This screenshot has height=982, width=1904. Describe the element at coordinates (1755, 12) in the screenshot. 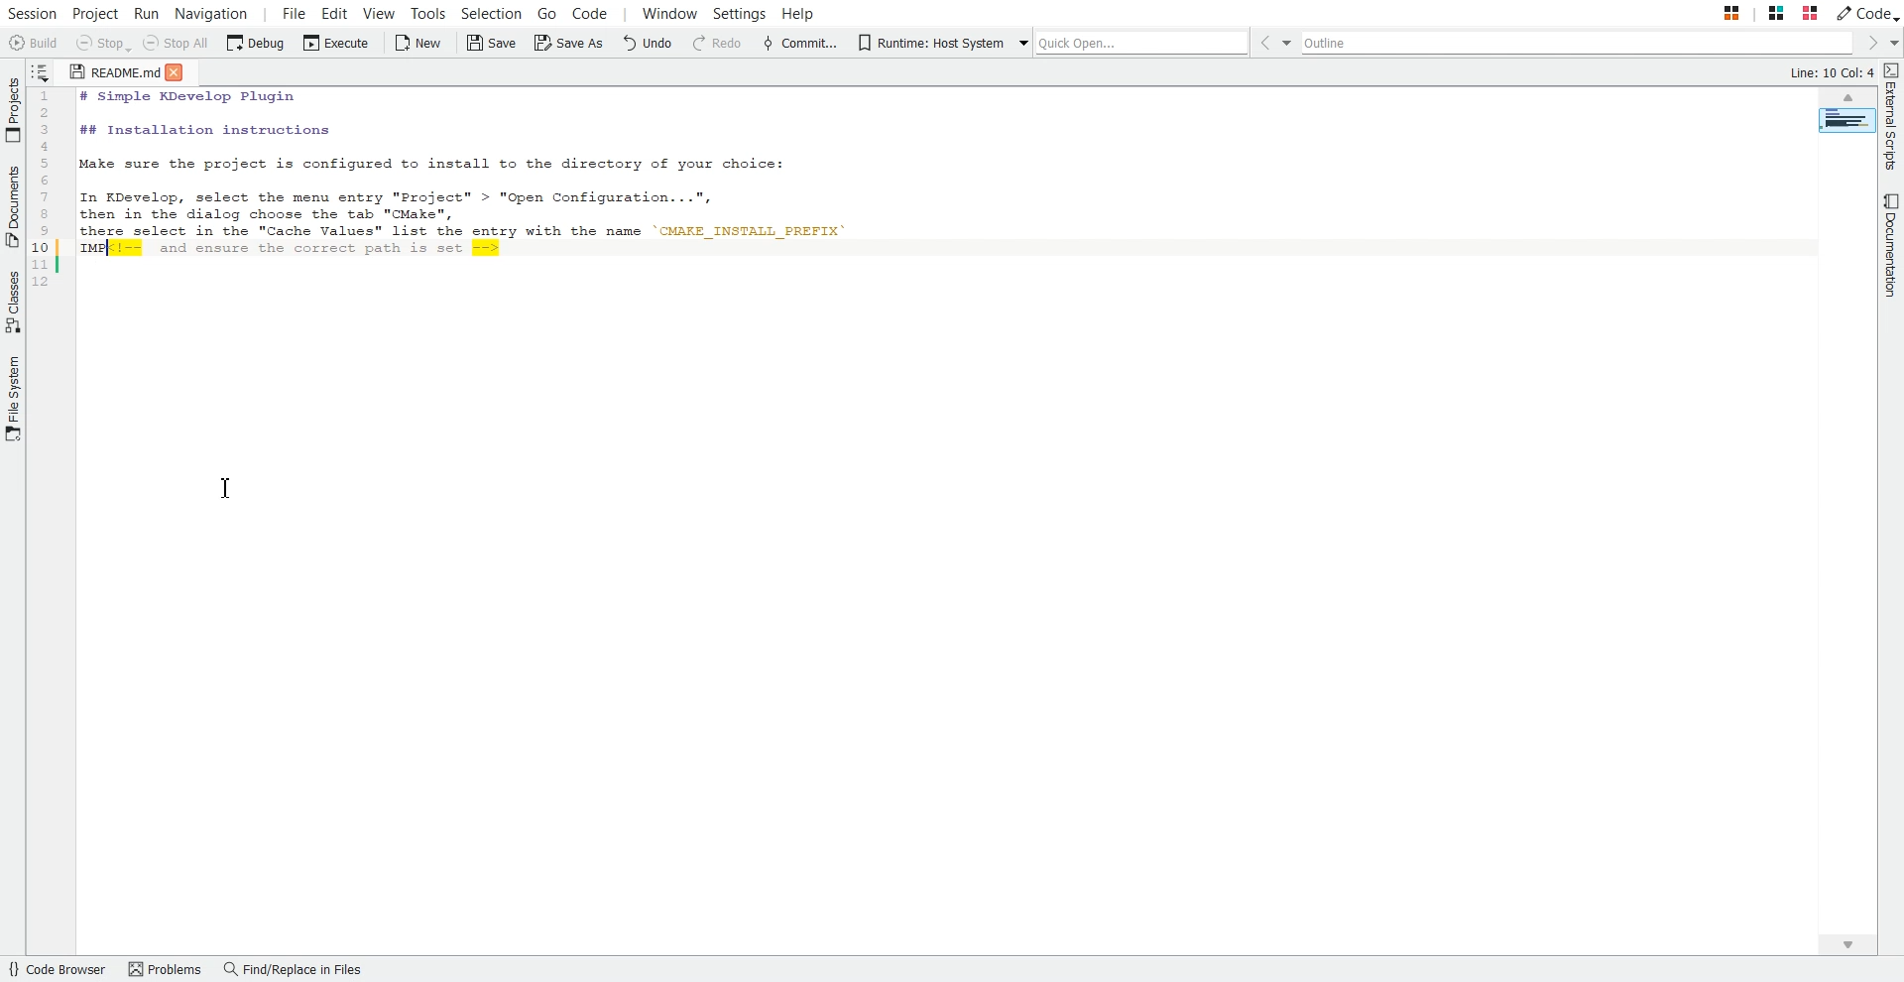

I see `Stack` at that location.